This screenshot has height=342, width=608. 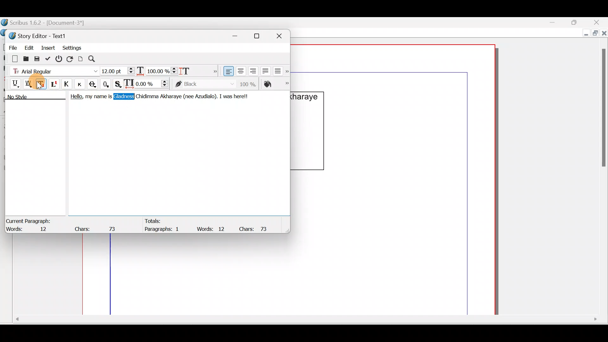 I want to click on Words: 12, so click(x=212, y=229).